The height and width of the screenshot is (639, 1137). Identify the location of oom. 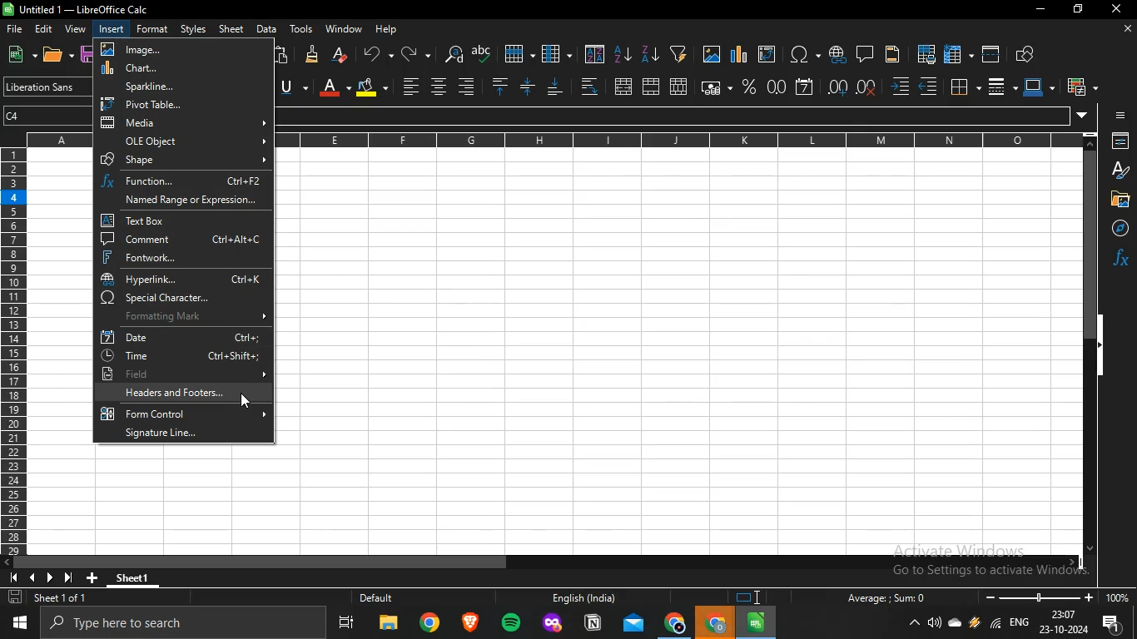
(1055, 596).